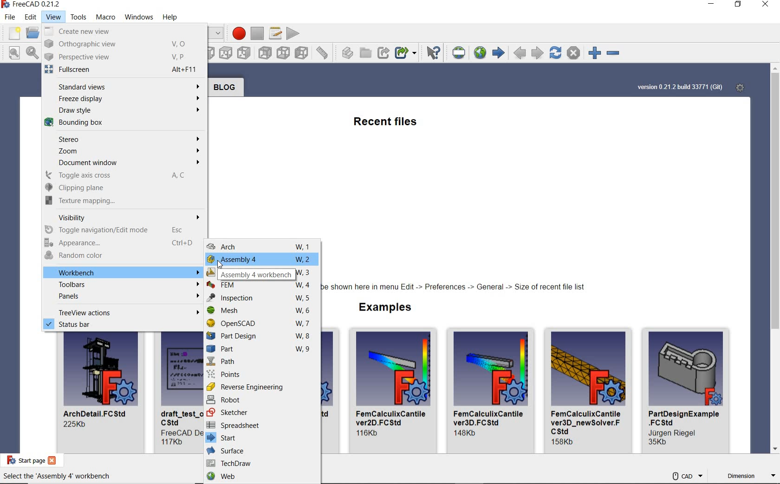 The image size is (780, 484). What do you see at coordinates (407, 52) in the screenshot?
I see `MAKE SUB-LINK` at bounding box center [407, 52].